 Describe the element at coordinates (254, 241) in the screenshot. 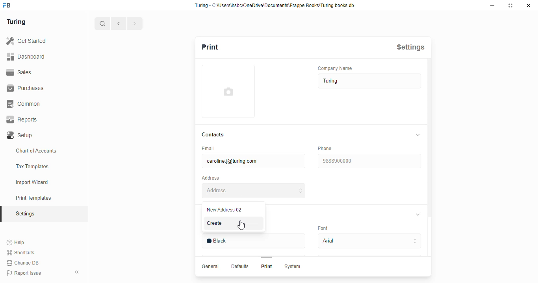

I see `black` at that location.